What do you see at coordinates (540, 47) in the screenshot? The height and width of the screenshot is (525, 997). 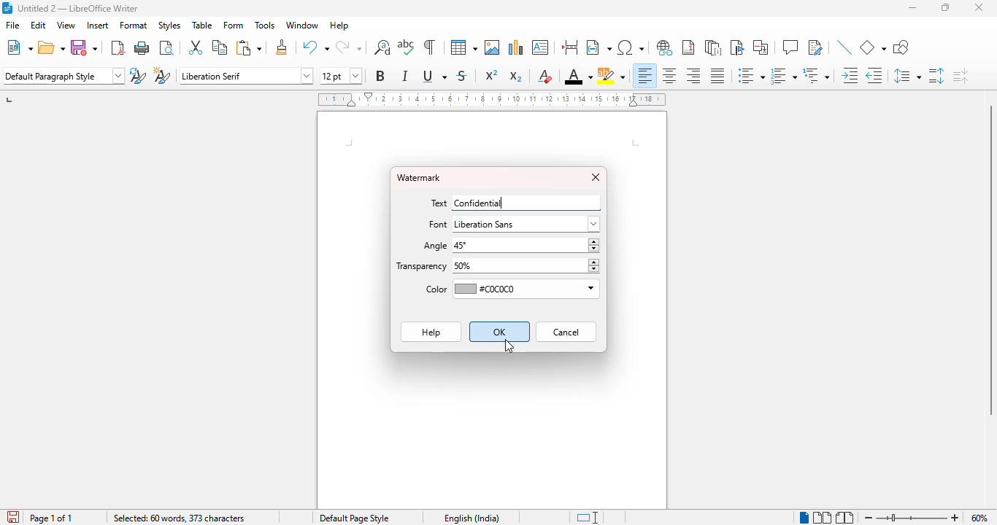 I see `insert text box` at bounding box center [540, 47].